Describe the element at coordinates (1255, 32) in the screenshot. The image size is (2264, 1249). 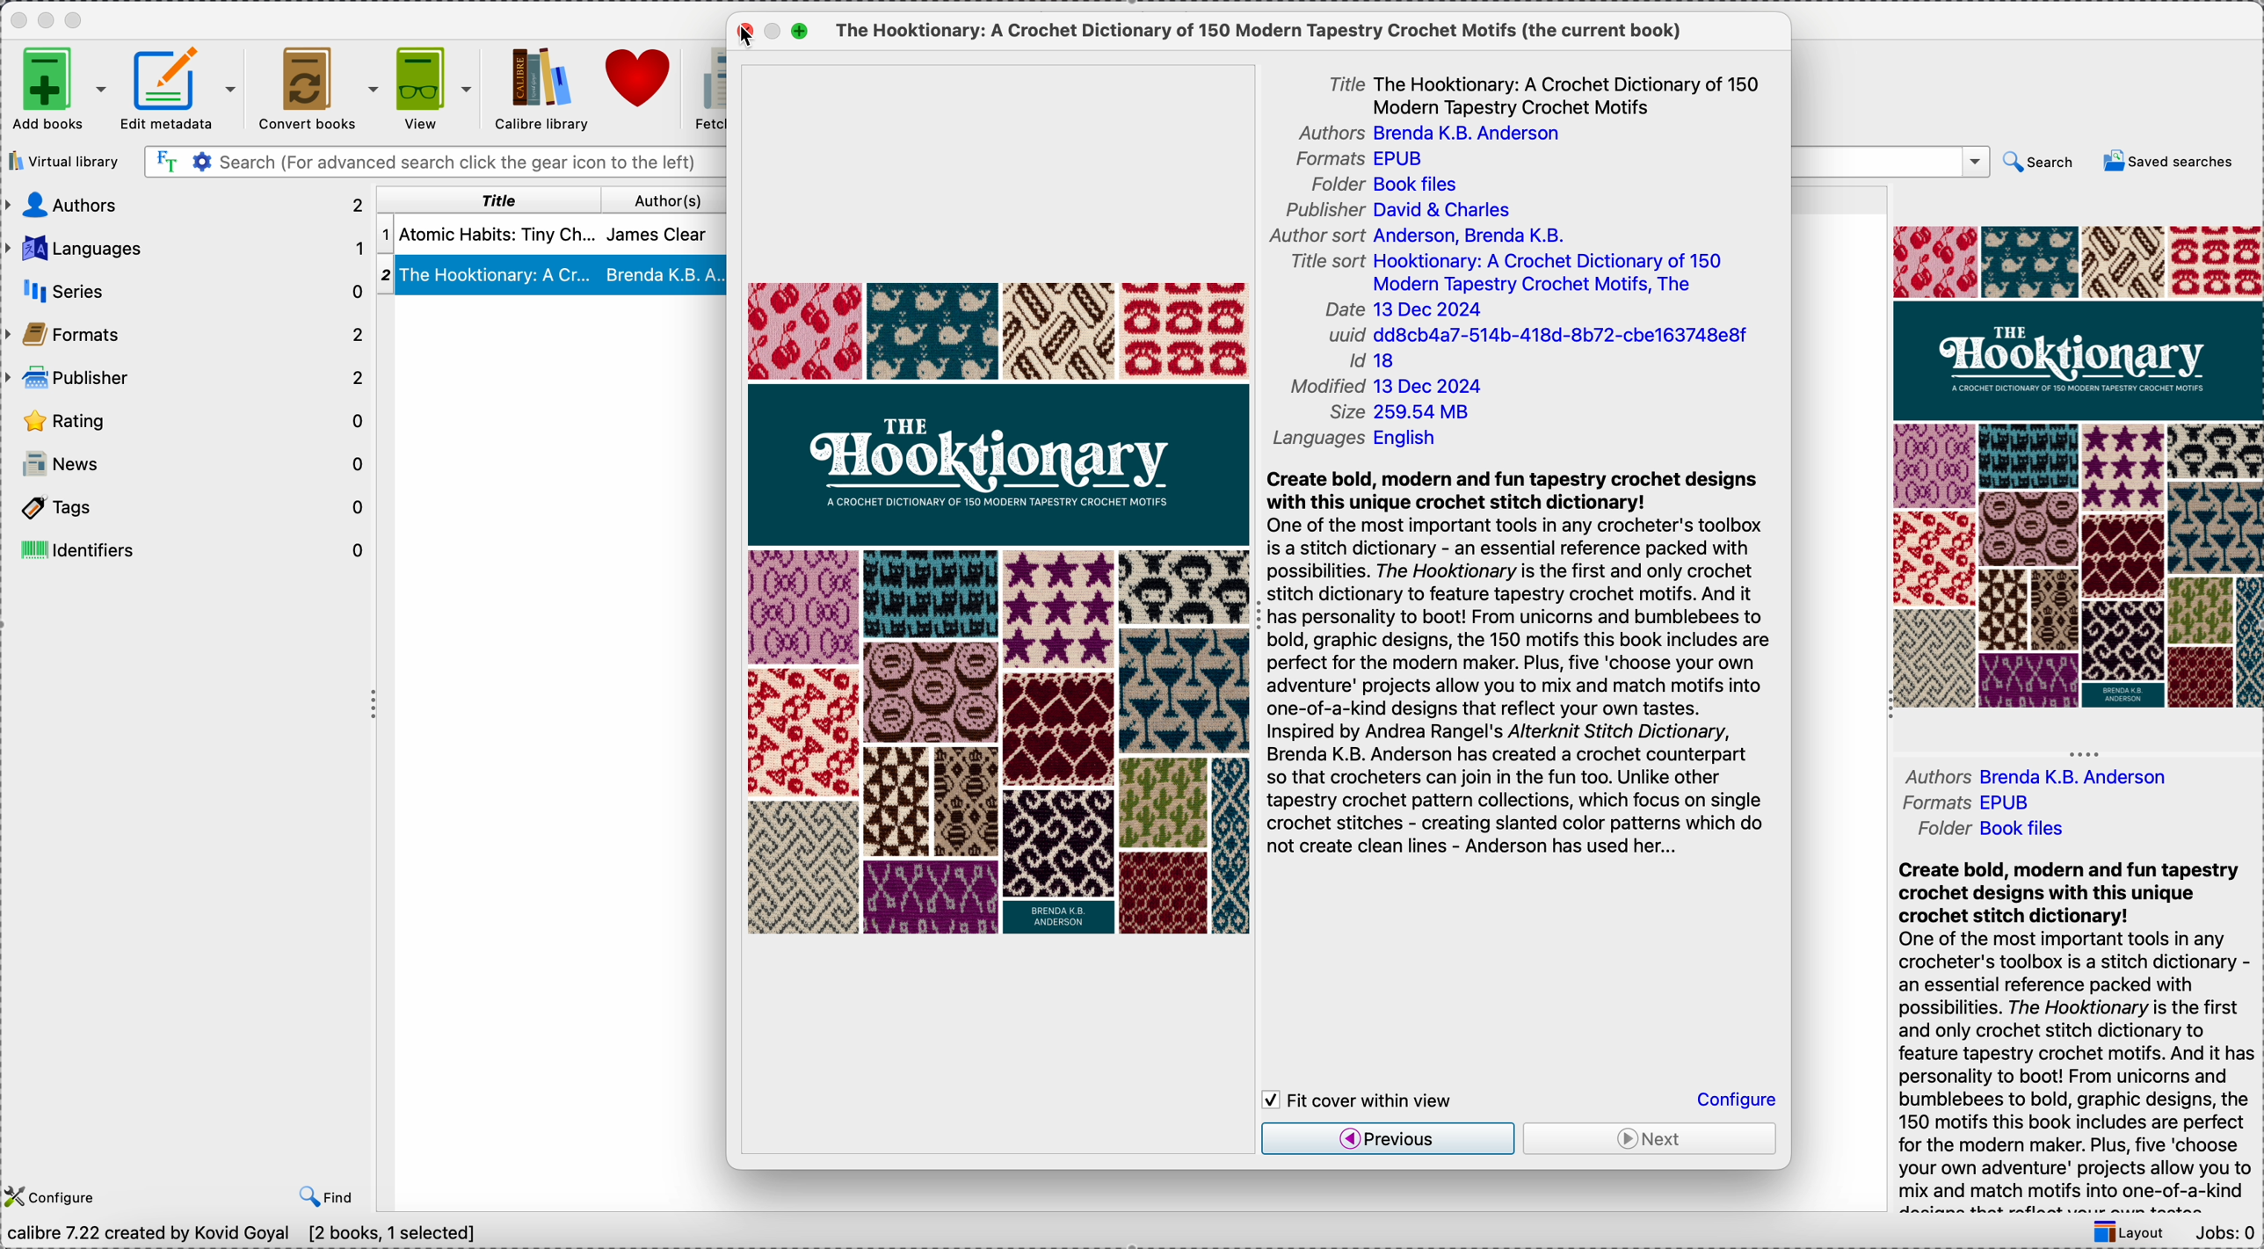
I see `The Hooktionary: A Crochet Dictionary of 150 Modern Tapestry Crochet Motifs (the current book)` at that location.